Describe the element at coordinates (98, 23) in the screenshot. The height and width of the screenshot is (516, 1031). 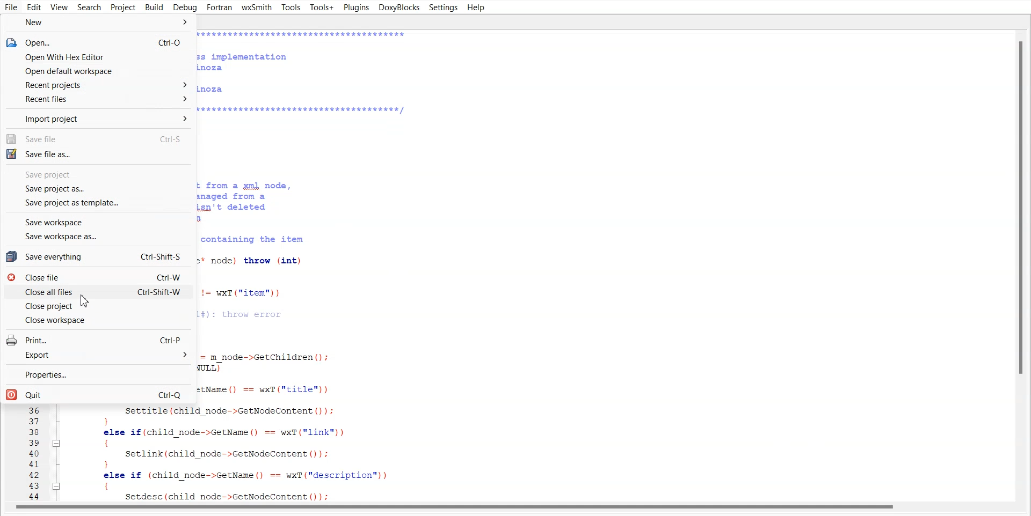
I see `New` at that location.